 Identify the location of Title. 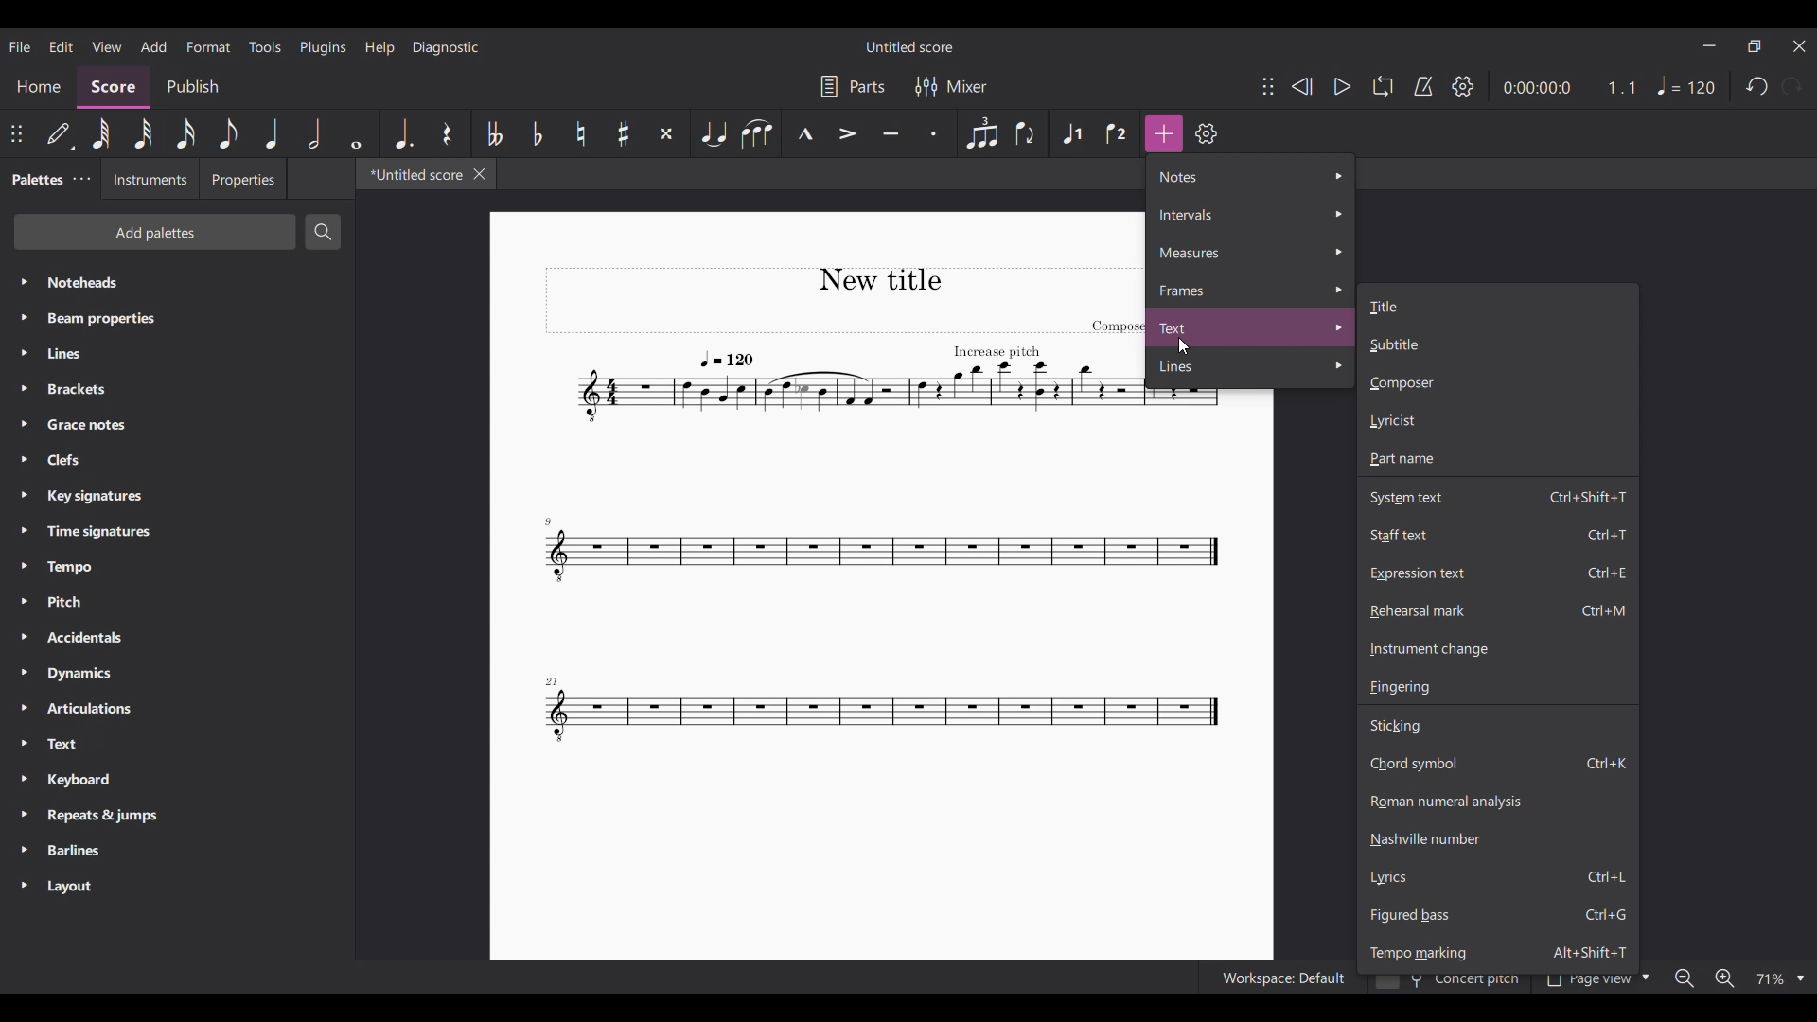
(1500, 304).